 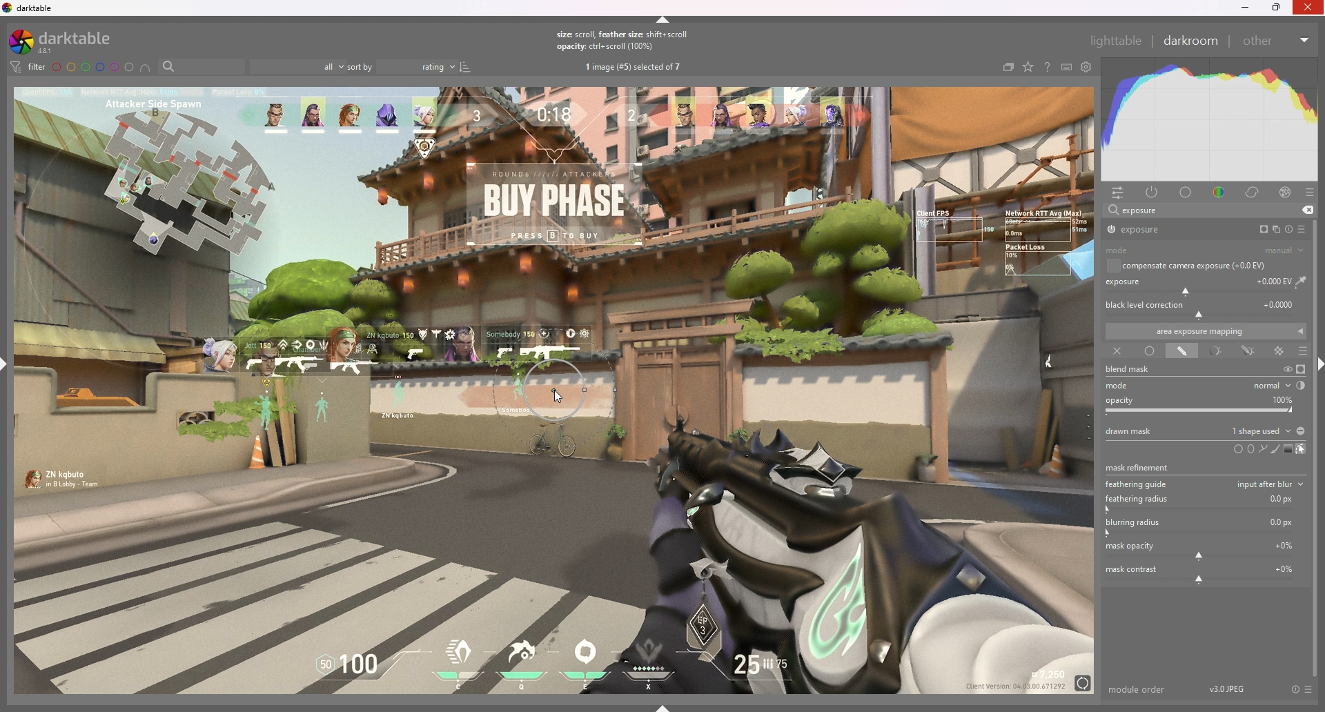 What do you see at coordinates (1219, 192) in the screenshot?
I see `color` at bounding box center [1219, 192].